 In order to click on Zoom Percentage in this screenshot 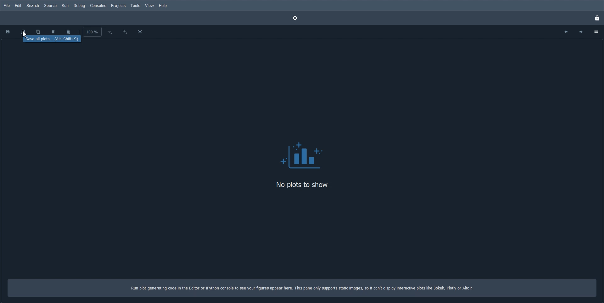, I will do `click(89, 30)`.